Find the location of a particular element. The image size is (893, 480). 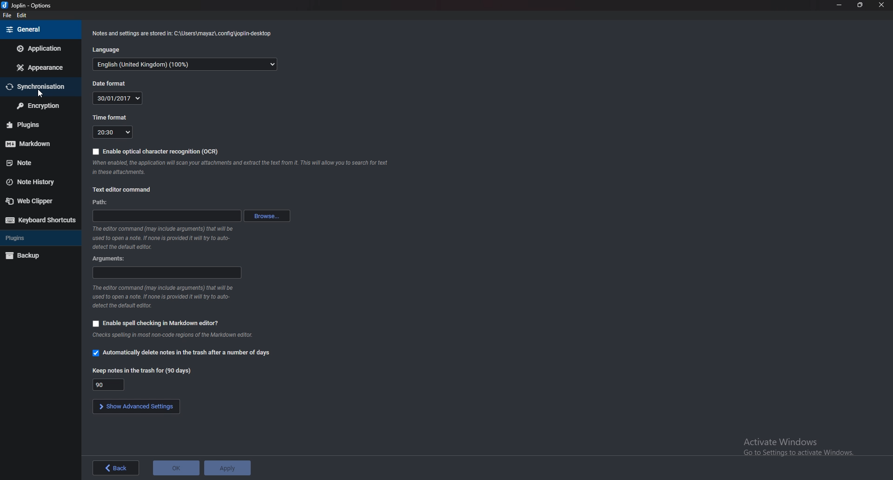

backup is located at coordinates (27, 256).